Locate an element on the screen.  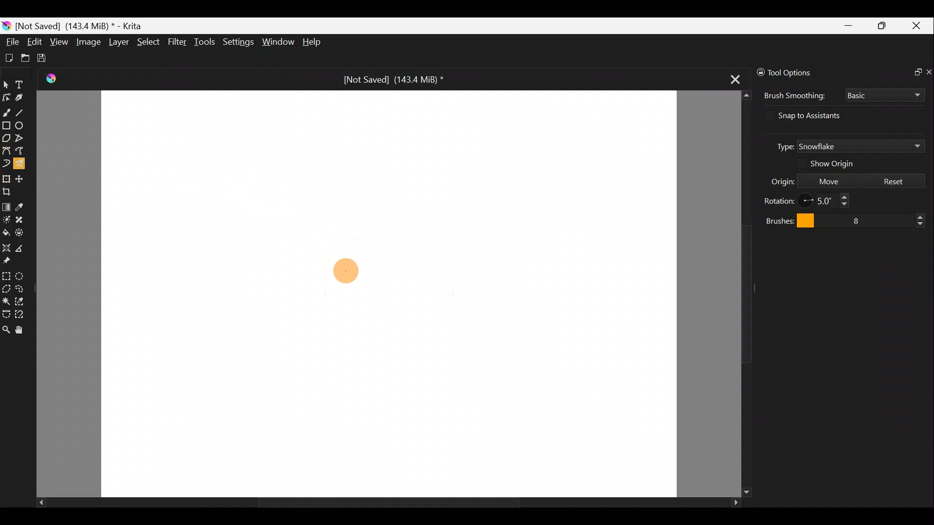
Assistant tool is located at coordinates (7, 248).